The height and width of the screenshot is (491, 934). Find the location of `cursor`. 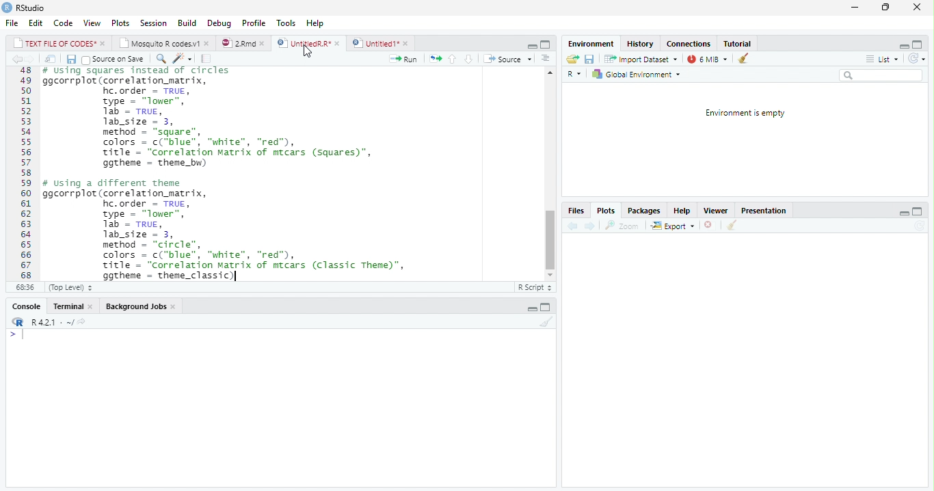

cursor is located at coordinates (307, 51).